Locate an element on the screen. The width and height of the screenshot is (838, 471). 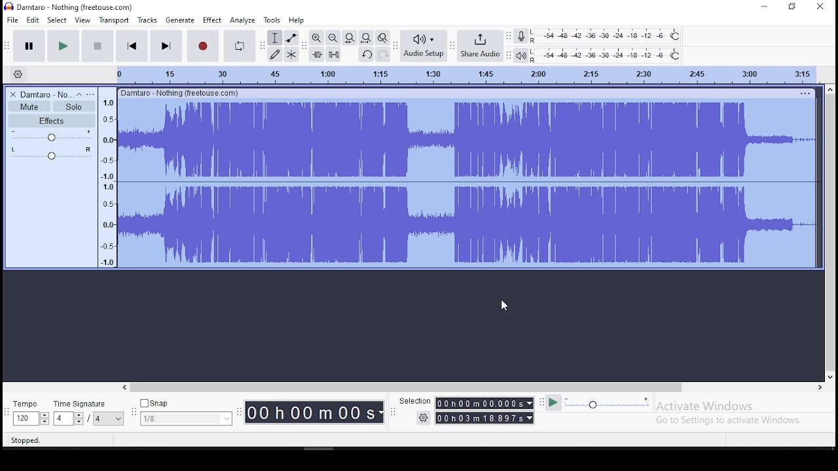
stopped is located at coordinates (26, 440).